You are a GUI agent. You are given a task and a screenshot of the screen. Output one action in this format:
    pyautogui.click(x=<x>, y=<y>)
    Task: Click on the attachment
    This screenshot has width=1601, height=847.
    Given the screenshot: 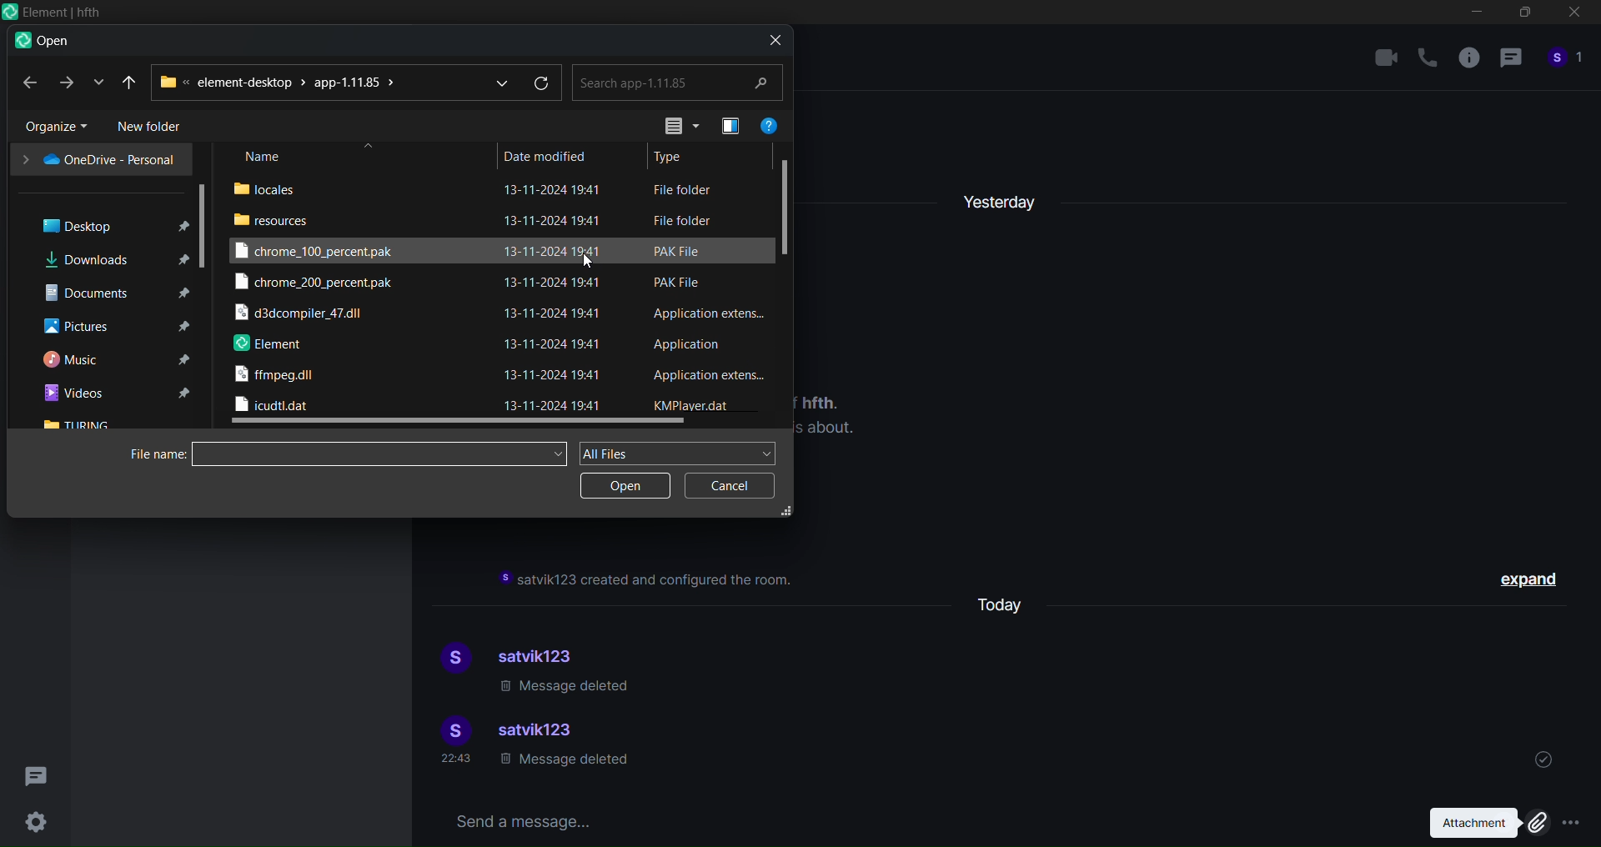 What is the action you would take?
    pyautogui.click(x=1483, y=823)
    